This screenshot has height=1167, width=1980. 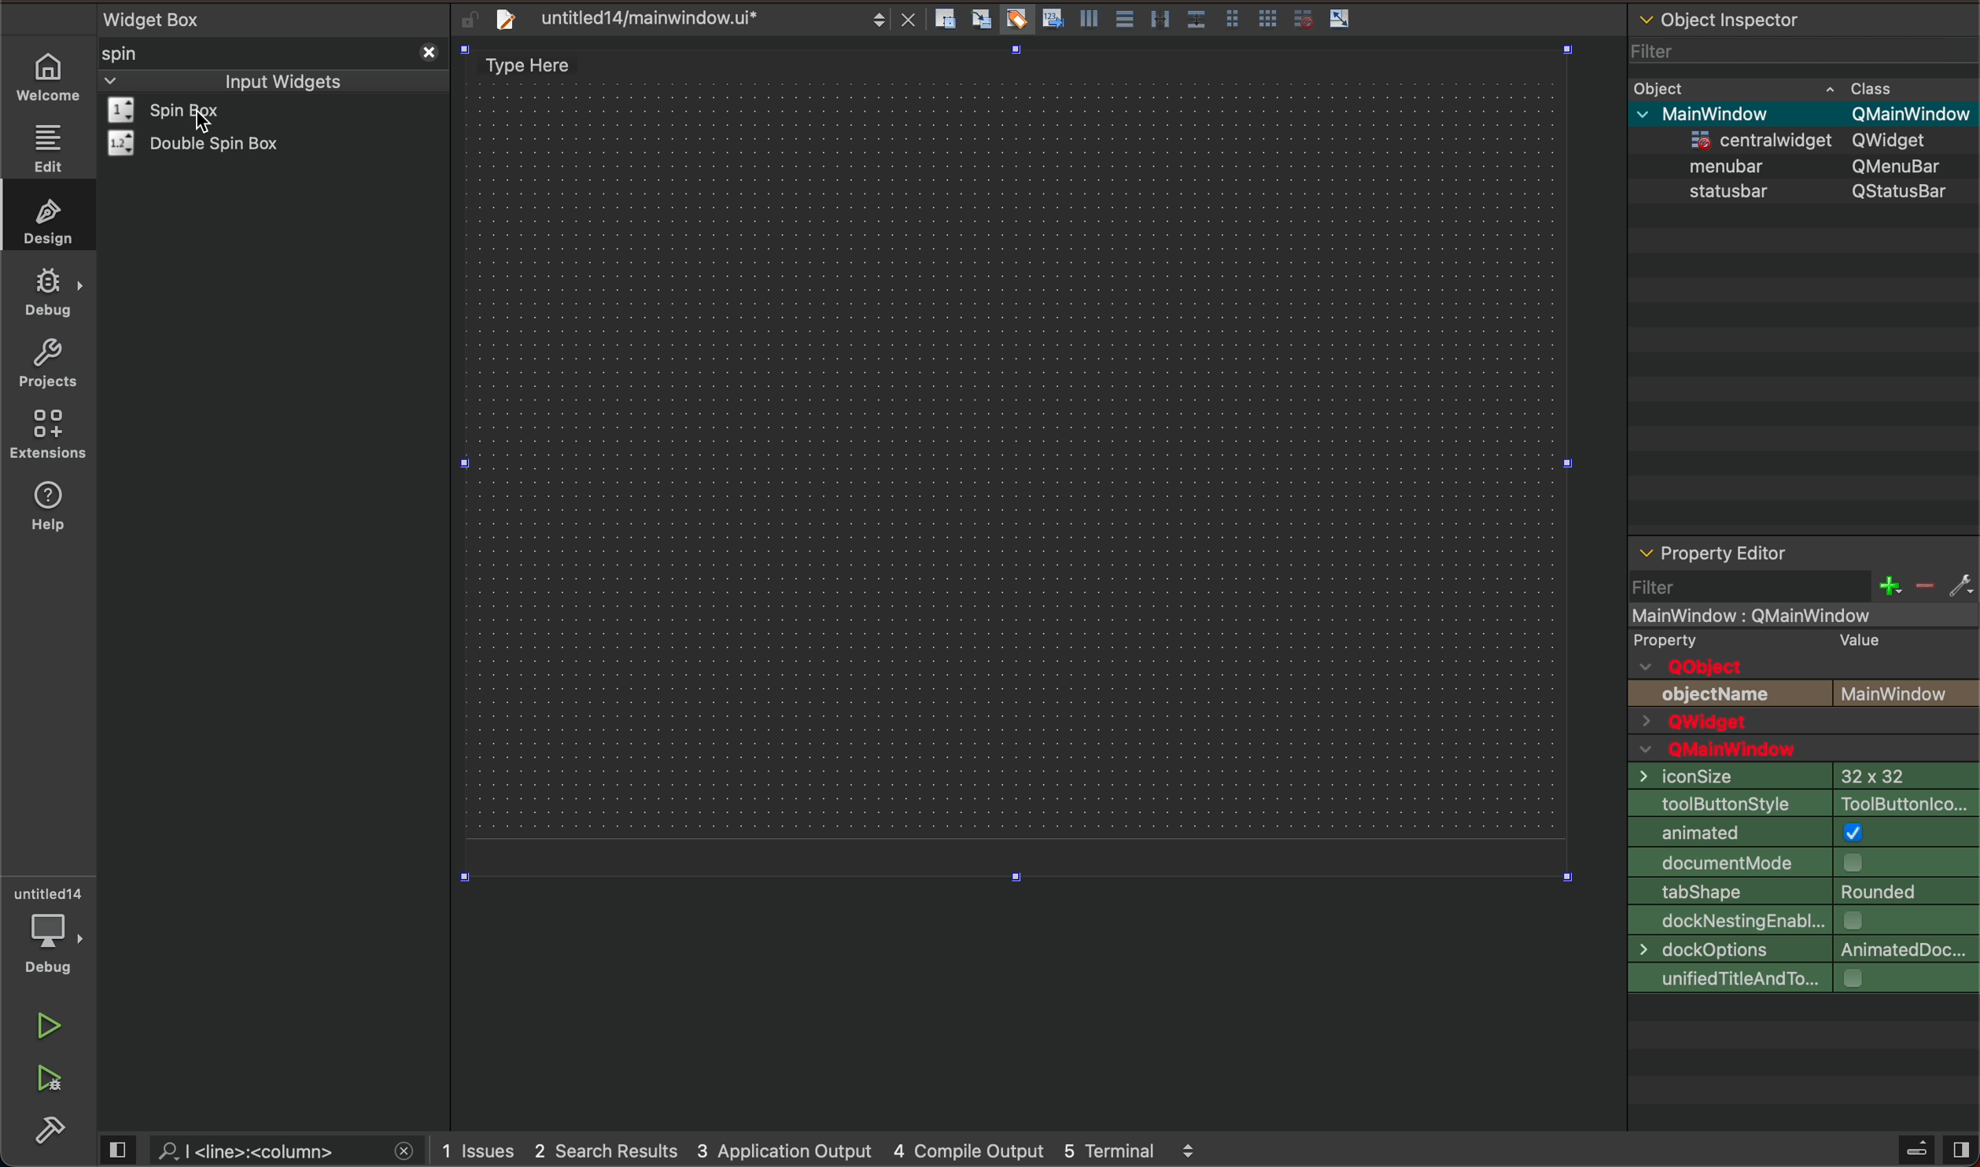 What do you see at coordinates (46, 148) in the screenshot?
I see `edit` at bounding box center [46, 148].